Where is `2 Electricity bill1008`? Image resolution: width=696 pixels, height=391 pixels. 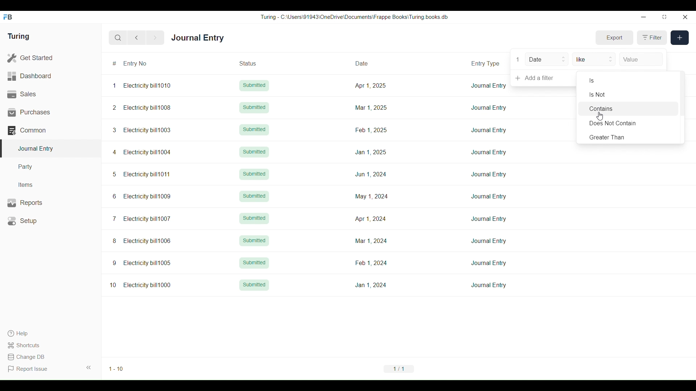 2 Electricity bill1008 is located at coordinates (142, 108).